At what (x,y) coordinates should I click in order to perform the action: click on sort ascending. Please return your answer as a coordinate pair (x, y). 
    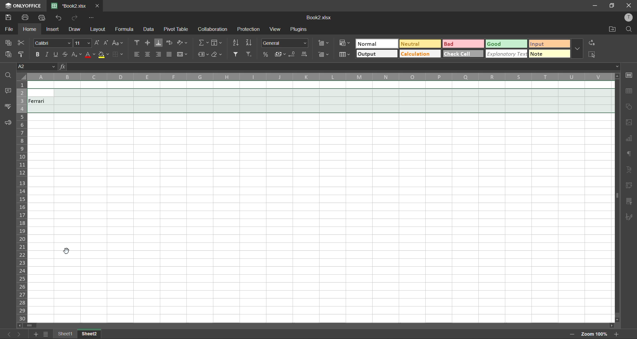
    Looking at the image, I should click on (237, 43).